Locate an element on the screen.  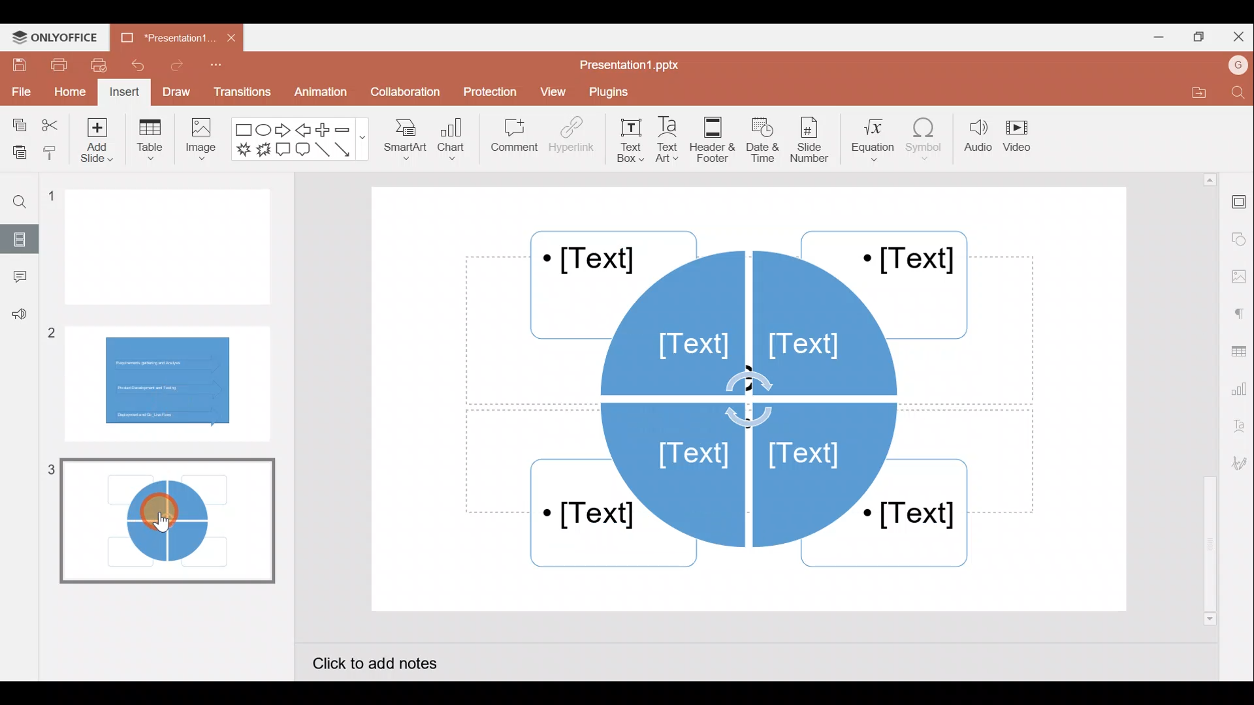
Presentation slide is located at coordinates (754, 398).